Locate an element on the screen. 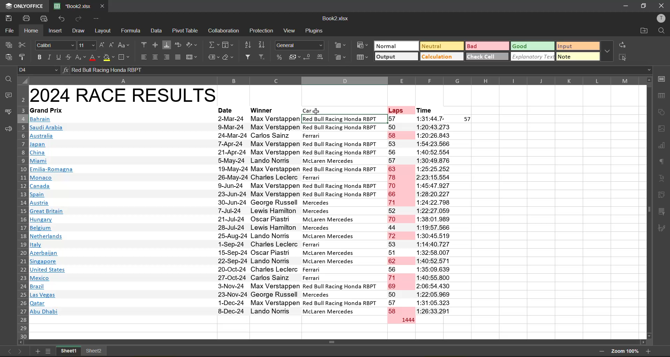 The width and height of the screenshot is (670, 357). comments is located at coordinates (7, 94).